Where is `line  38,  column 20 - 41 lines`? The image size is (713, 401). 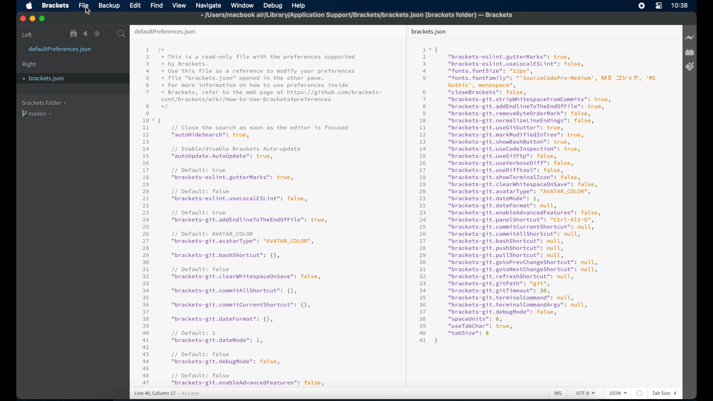
line  38,  column 20 - 41 lines is located at coordinates (167, 394).